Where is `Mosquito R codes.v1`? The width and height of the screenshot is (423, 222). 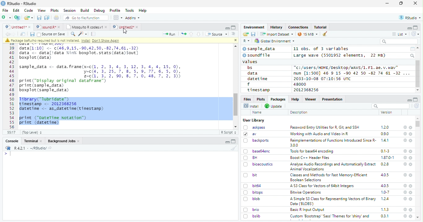
Mosquito R codes.v1 is located at coordinates (86, 27).